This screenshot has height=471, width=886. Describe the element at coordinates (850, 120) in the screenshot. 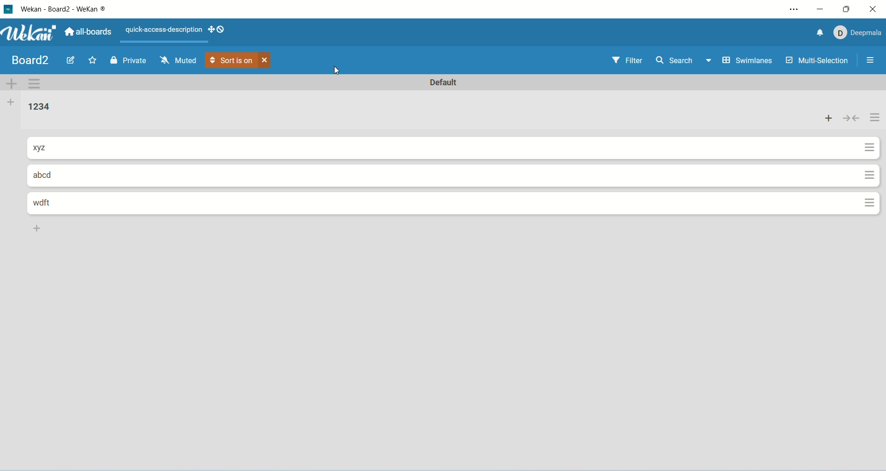

I see `collapse` at that location.